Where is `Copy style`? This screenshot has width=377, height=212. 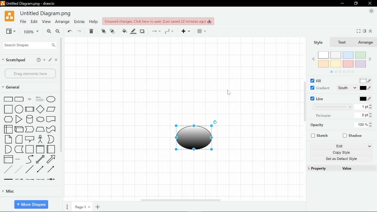
Copy style is located at coordinates (341, 152).